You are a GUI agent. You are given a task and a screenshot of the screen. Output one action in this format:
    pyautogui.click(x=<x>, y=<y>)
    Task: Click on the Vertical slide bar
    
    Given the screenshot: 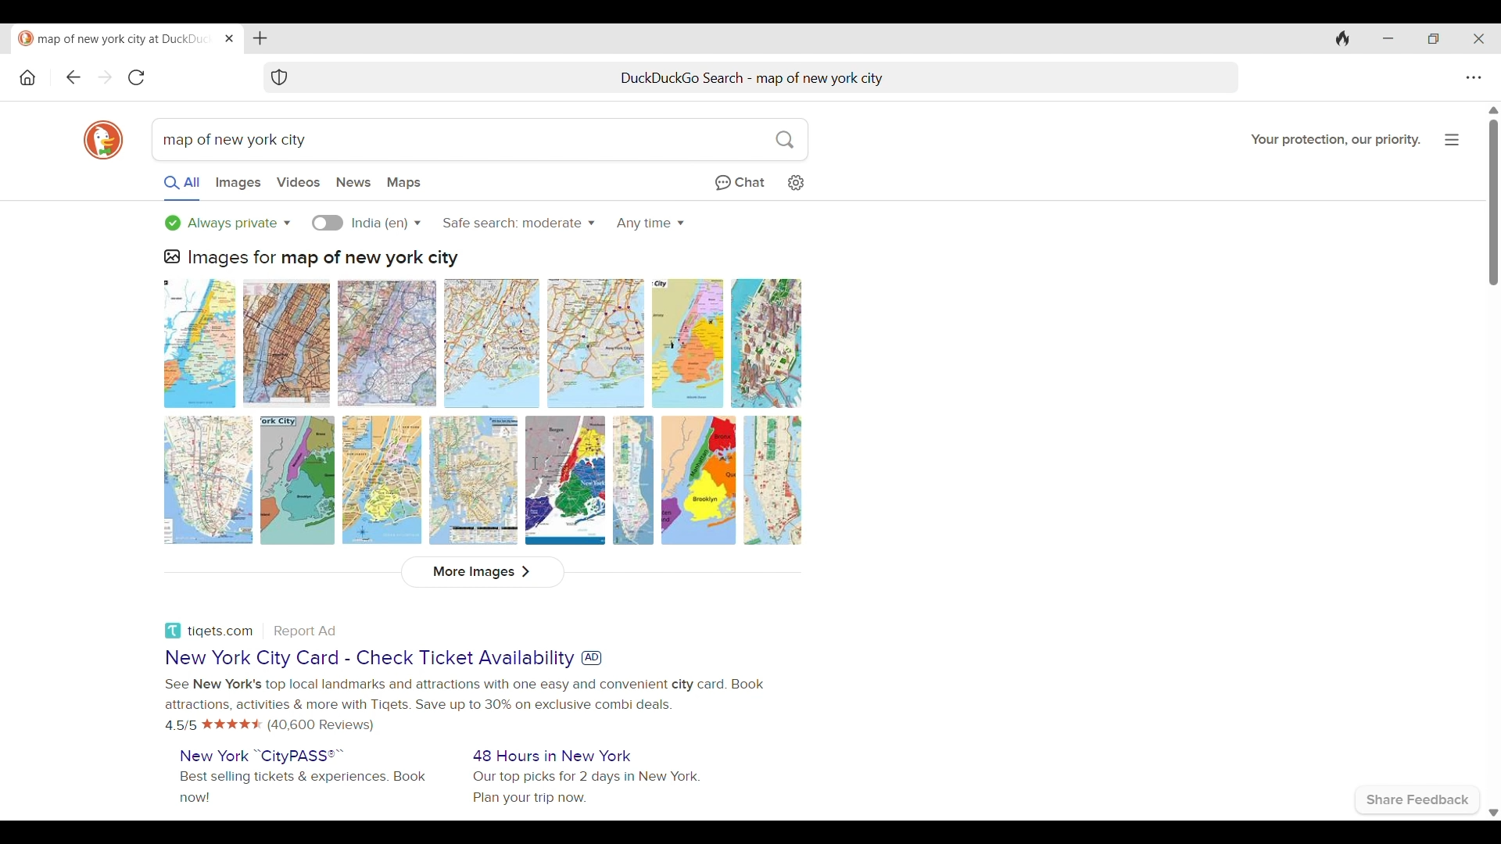 What is the action you would take?
    pyautogui.click(x=1494, y=203)
    